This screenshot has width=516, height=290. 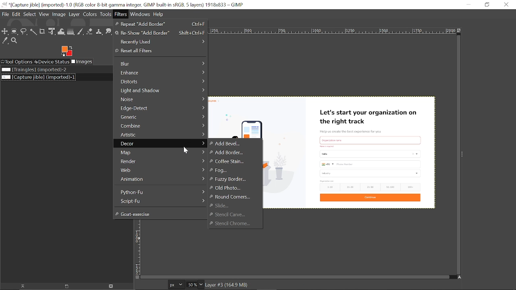 I want to click on Free select tool, so click(x=25, y=32).